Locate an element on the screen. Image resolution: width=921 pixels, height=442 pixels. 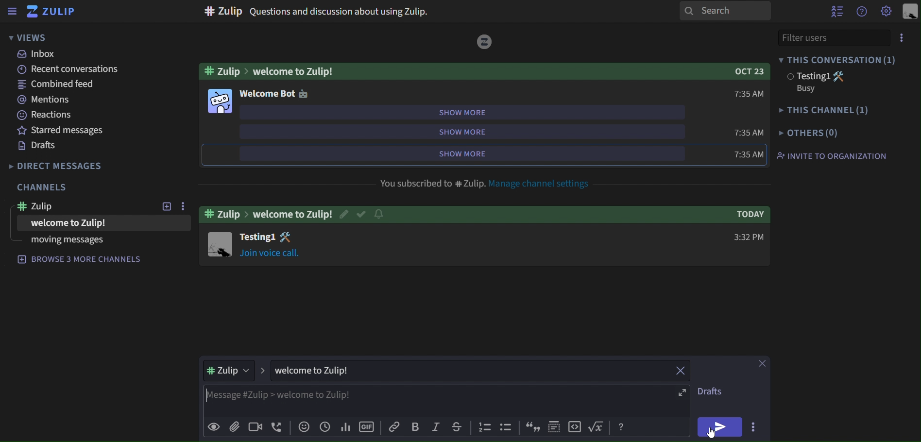
channels is located at coordinates (45, 187).